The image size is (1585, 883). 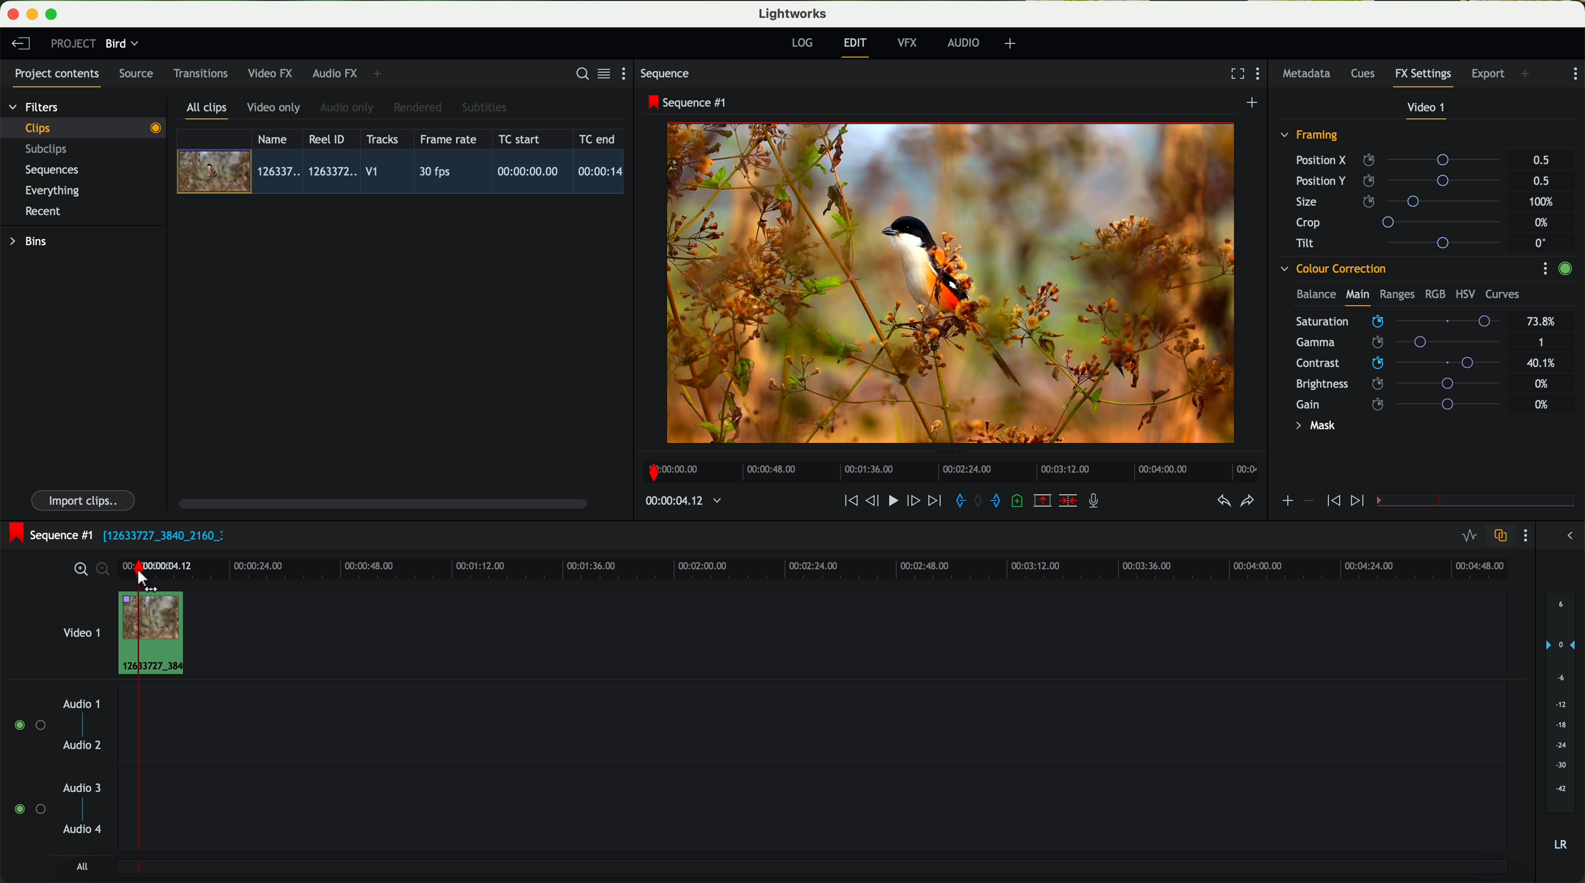 What do you see at coordinates (1541, 242) in the screenshot?
I see `0°` at bounding box center [1541, 242].